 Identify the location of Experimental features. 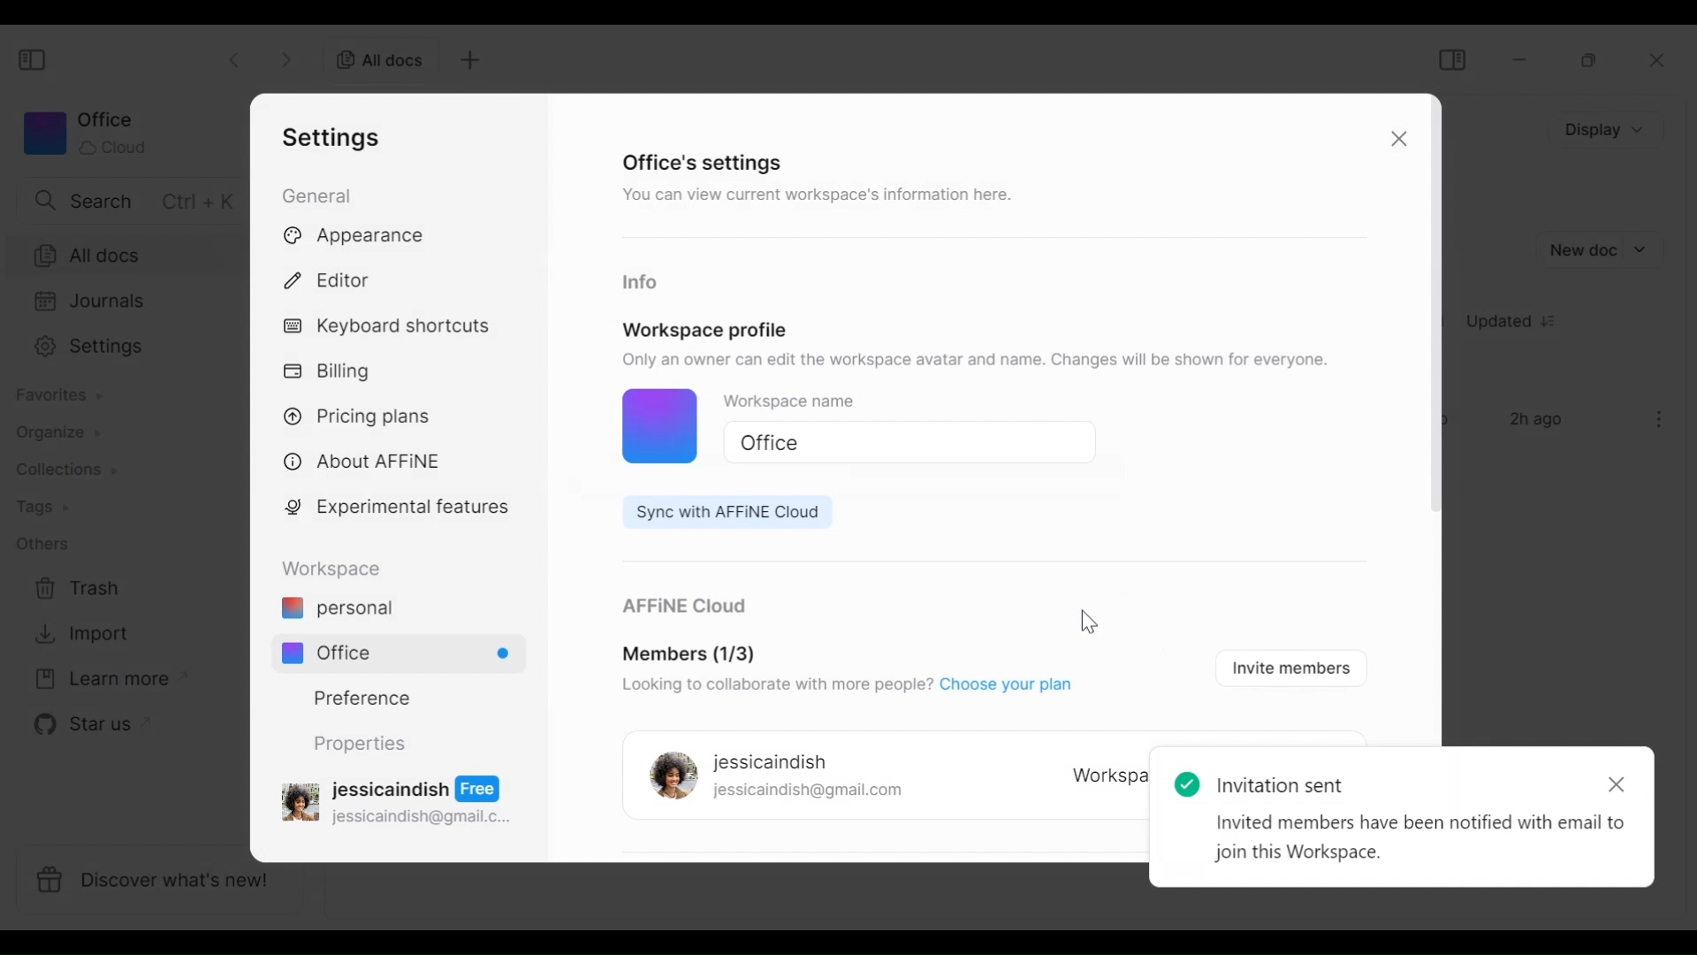
(400, 510).